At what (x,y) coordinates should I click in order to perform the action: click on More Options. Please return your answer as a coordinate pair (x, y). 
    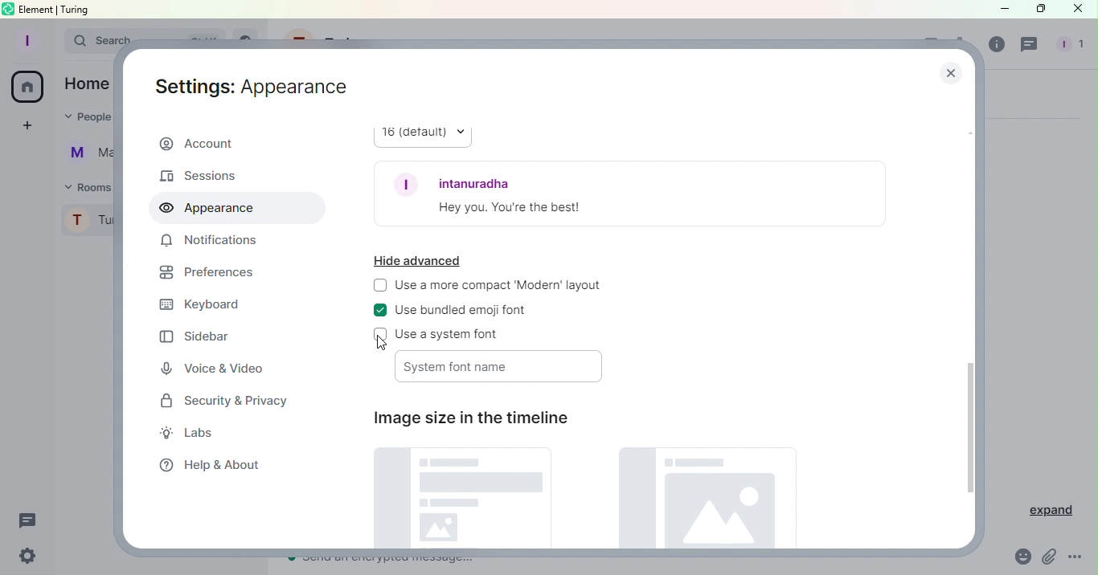
    Looking at the image, I should click on (1078, 559).